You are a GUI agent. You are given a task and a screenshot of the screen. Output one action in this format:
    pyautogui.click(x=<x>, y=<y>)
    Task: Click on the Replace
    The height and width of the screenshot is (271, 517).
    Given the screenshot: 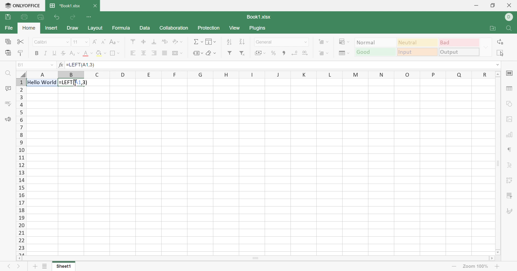 What is the action you would take?
    pyautogui.click(x=500, y=42)
    